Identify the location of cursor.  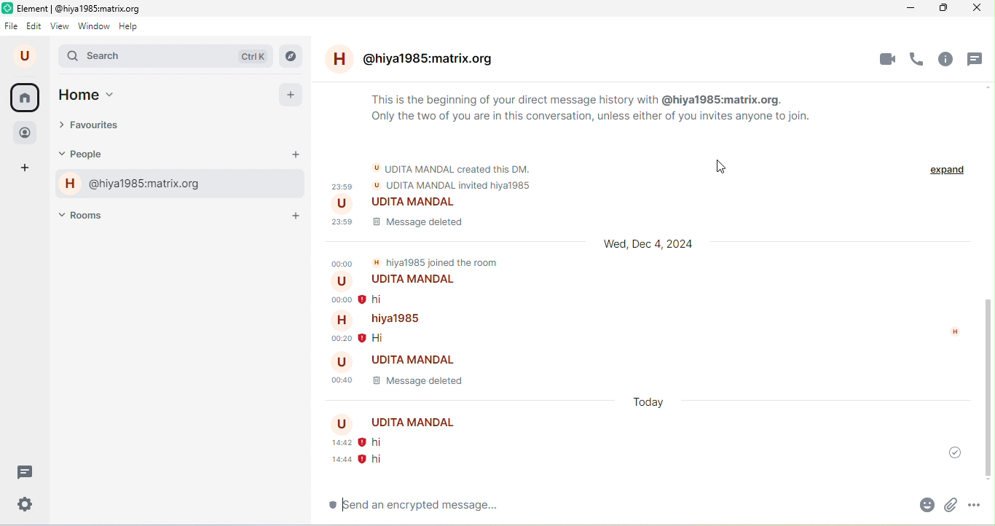
(722, 168).